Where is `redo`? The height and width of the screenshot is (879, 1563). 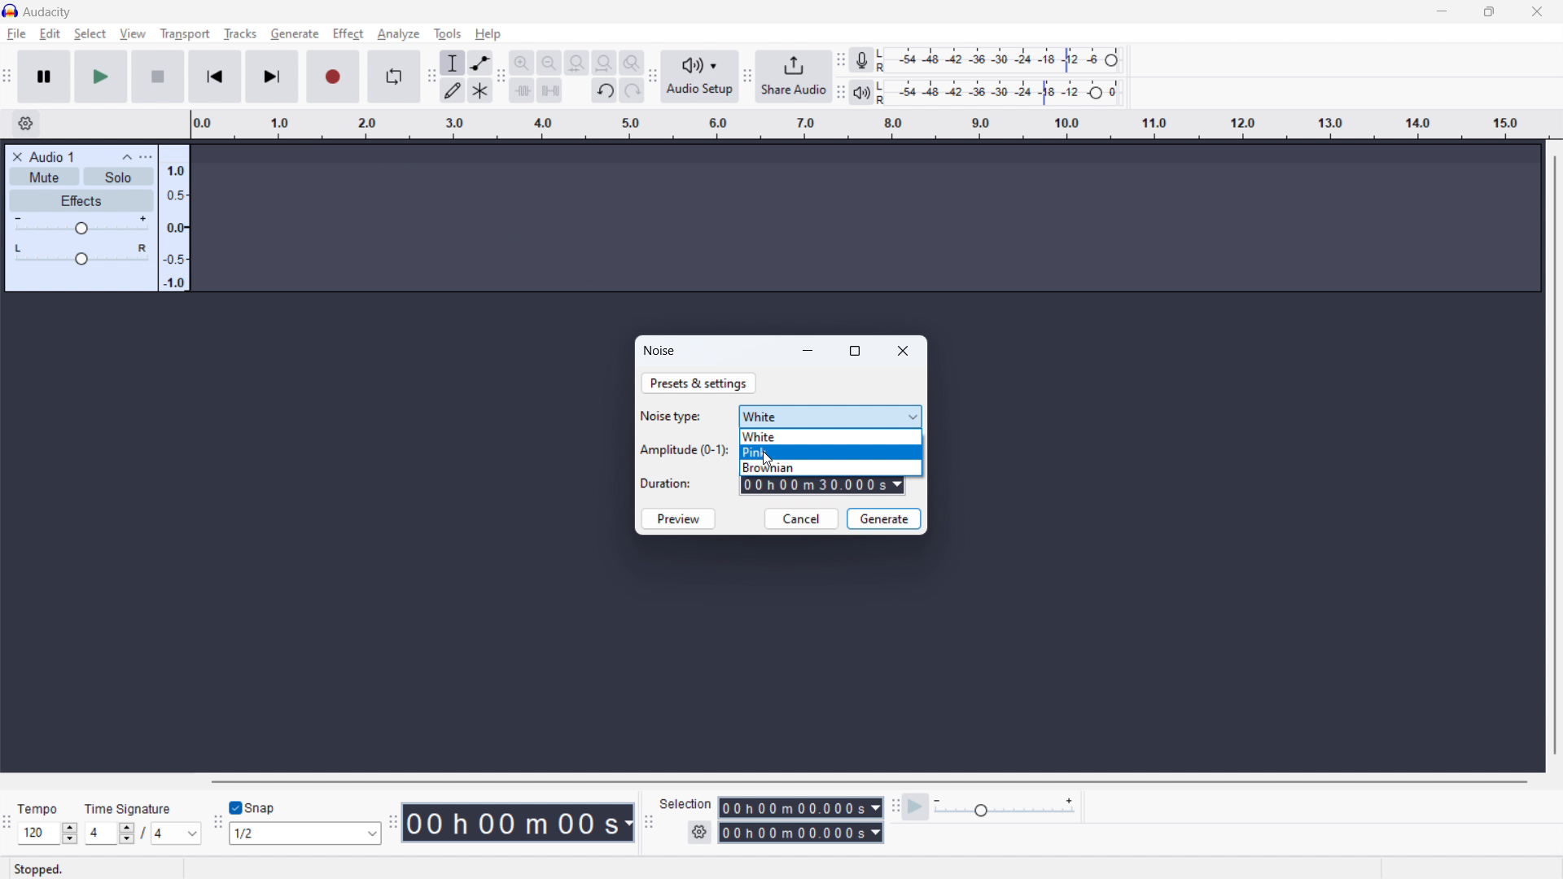 redo is located at coordinates (631, 90).